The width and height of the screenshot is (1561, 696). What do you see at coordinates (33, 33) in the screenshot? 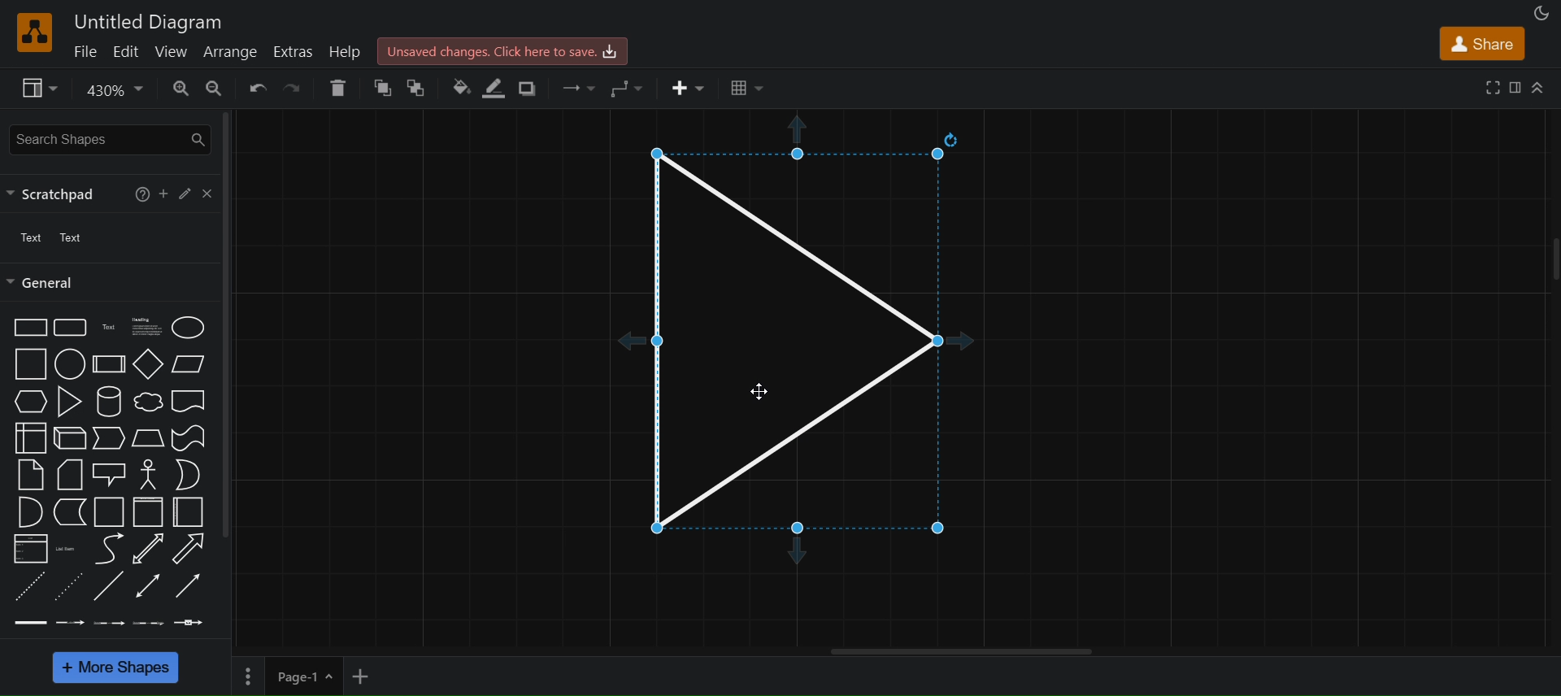
I see `logo` at bounding box center [33, 33].